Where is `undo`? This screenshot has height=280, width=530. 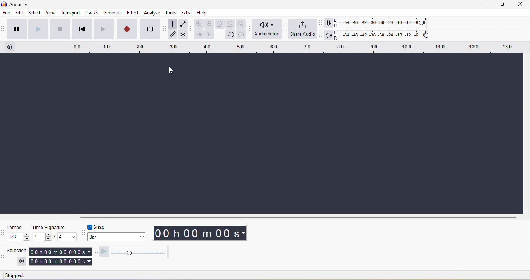
undo is located at coordinates (231, 35).